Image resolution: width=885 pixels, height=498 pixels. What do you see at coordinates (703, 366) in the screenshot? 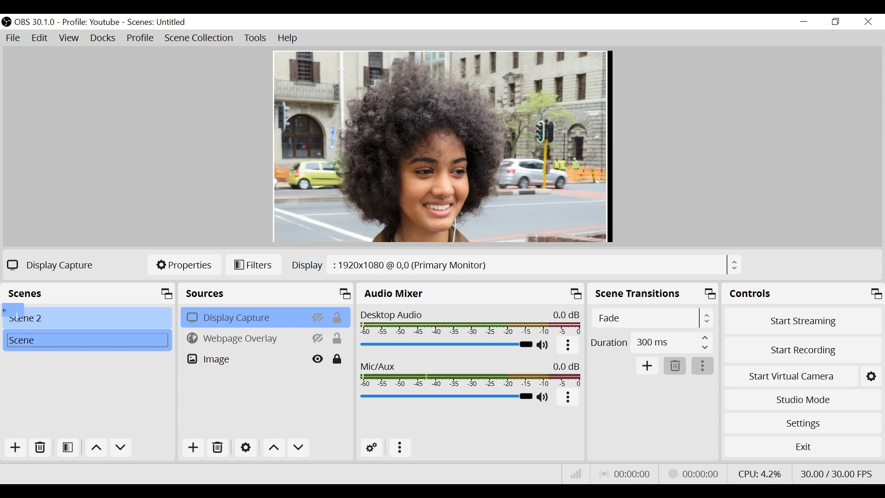
I see `more options` at bounding box center [703, 366].